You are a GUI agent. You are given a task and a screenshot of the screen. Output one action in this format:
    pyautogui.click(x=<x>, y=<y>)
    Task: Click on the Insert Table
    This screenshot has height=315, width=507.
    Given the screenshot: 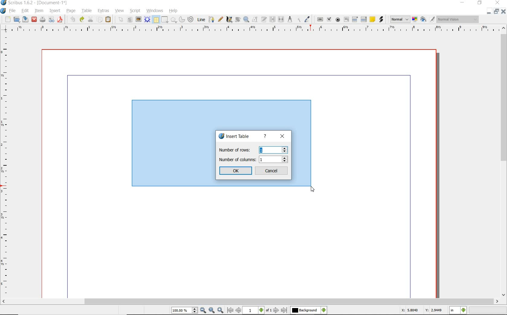 What is the action you would take?
    pyautogui.click(x=236, y=137)
    